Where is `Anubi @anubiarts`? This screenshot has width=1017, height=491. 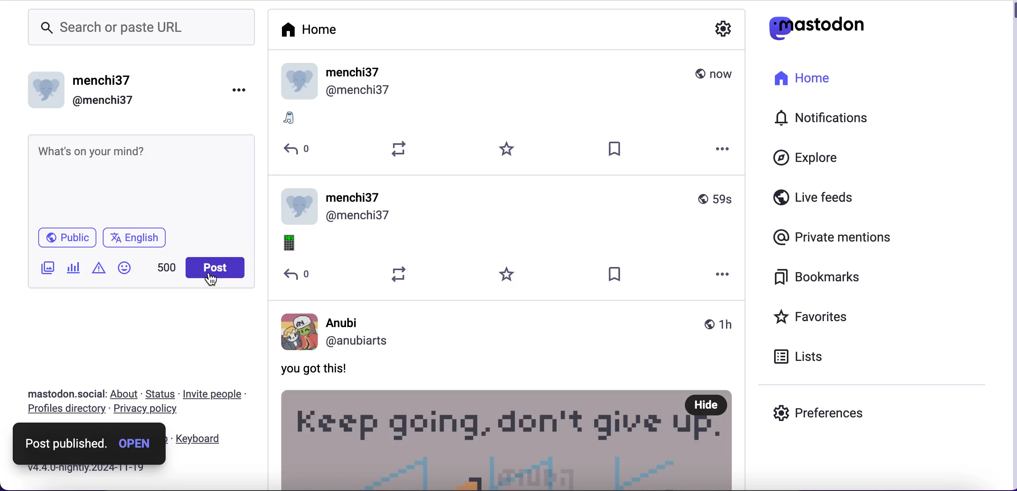
Anubi @anubiarts is located at coordinates (510, 330).